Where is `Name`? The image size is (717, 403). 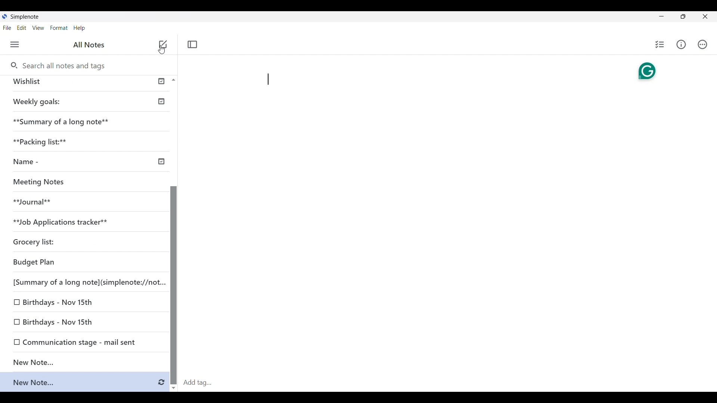
Name is located at coordinates (24, 162).